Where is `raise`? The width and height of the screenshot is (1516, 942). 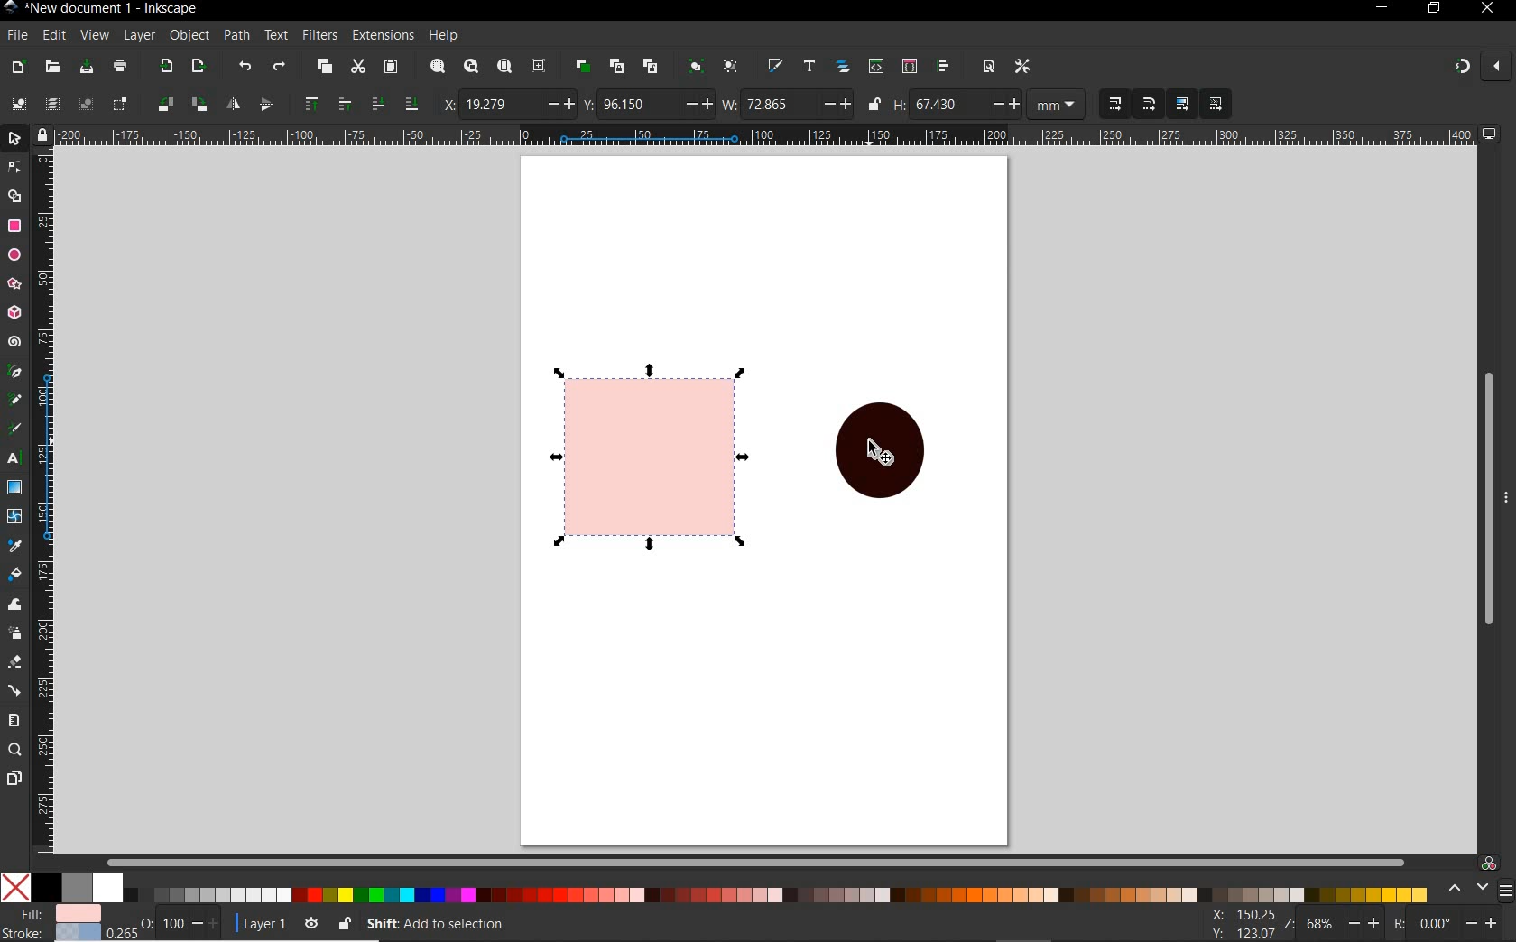
raise is located at coordinates (343, 102).